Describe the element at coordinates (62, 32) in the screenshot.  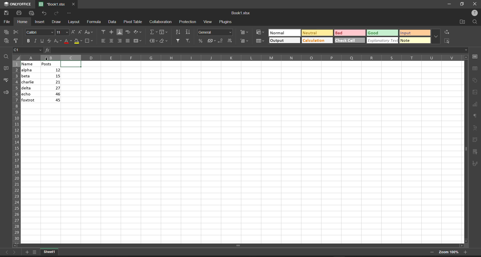
I see `font size` at that location.